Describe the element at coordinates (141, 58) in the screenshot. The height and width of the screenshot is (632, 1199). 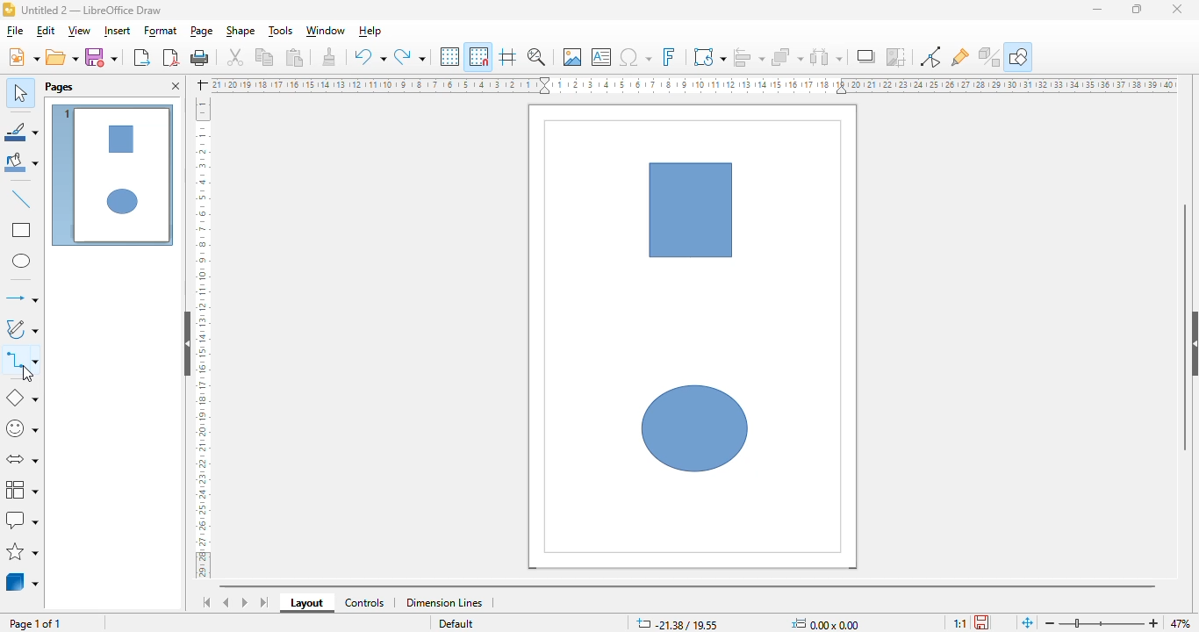
I see `export` at that location.